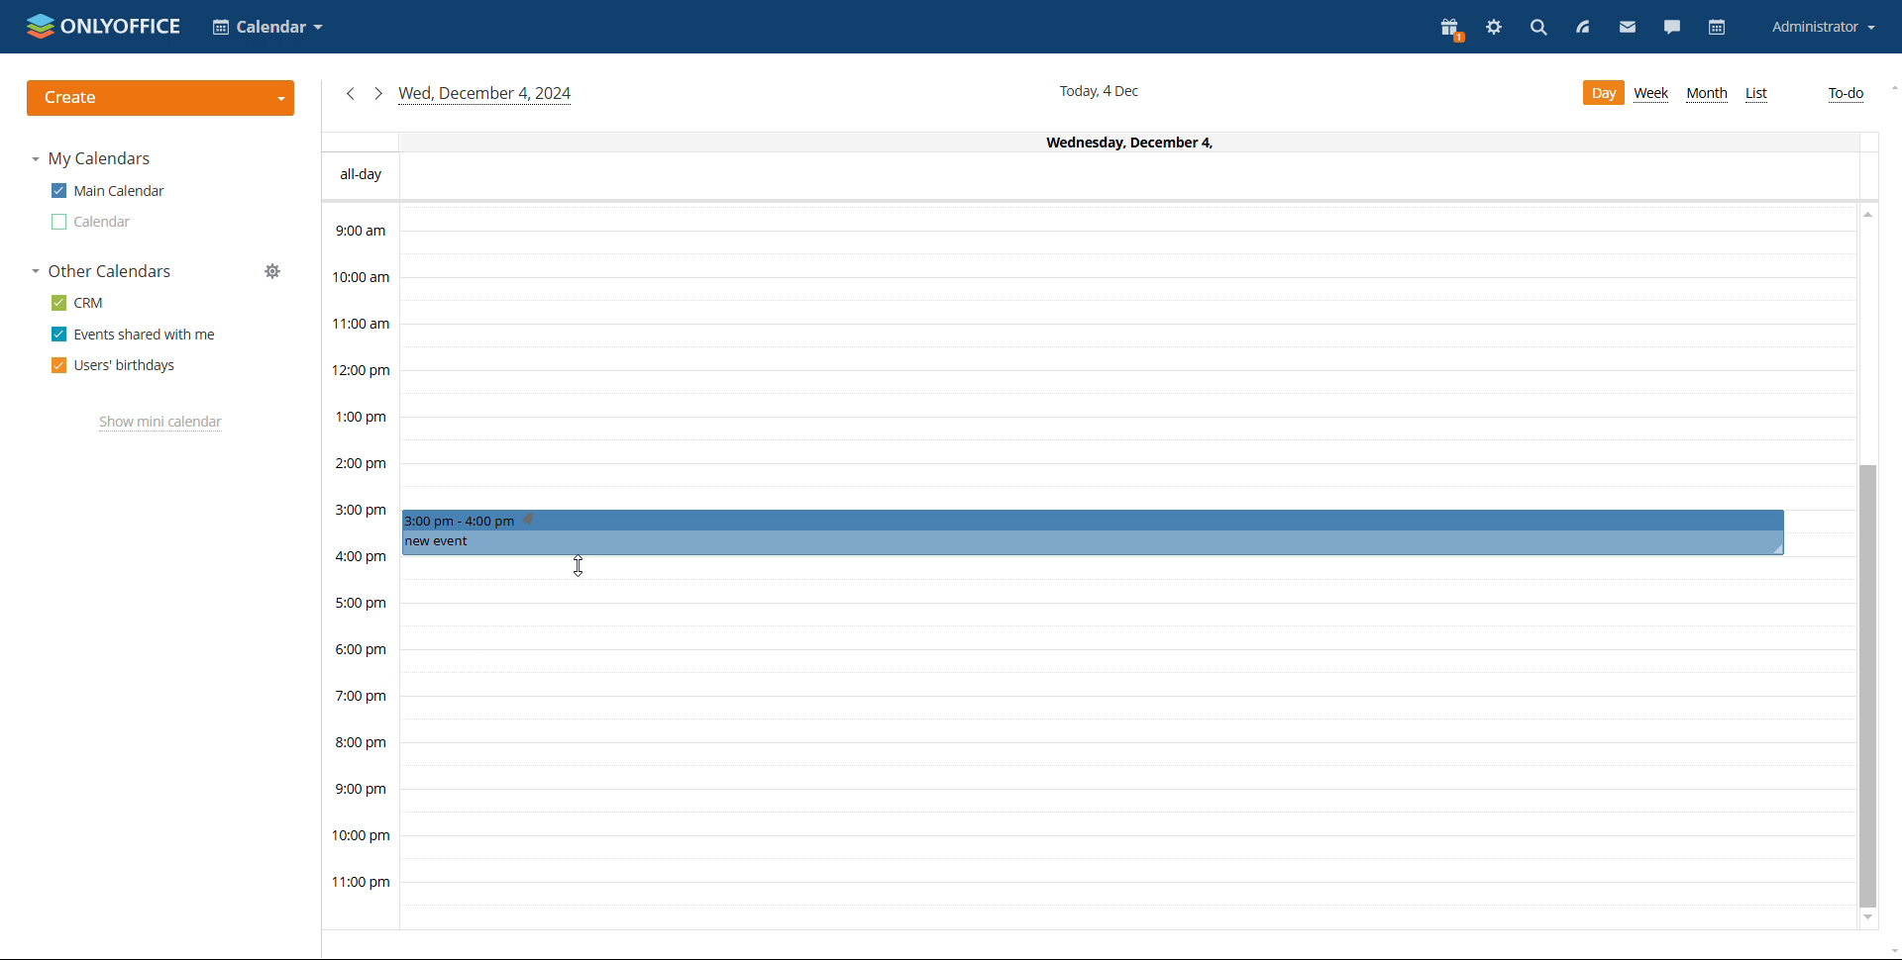  I want to click on present, so click(1450, 28).